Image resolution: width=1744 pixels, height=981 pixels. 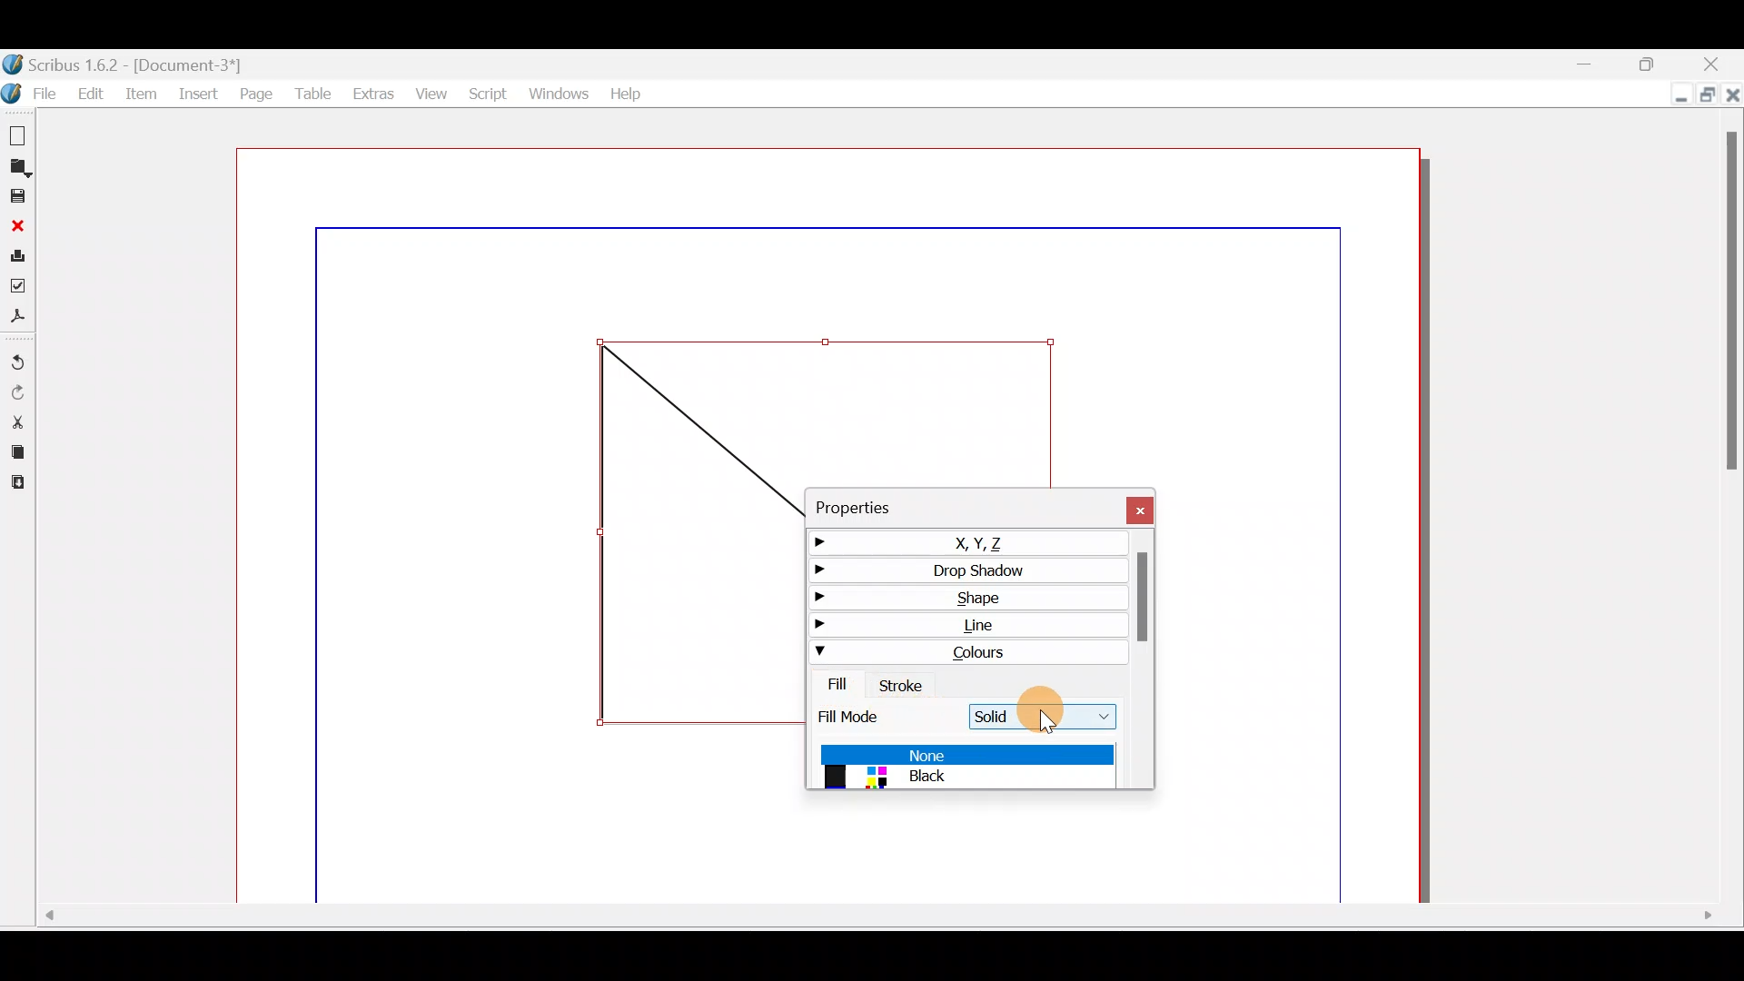 What do you see at coordinates (1143, 663) in the screenshot?
I see `Scroll bar` at bounding box center [1143, 663].